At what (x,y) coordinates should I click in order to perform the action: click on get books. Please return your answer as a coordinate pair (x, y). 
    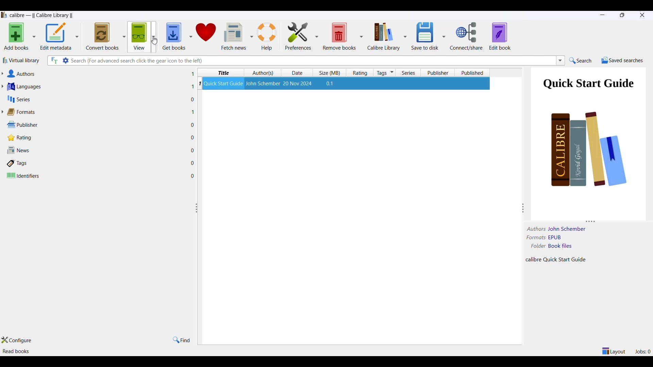
    Looking at the image, I should click on (174, 35).